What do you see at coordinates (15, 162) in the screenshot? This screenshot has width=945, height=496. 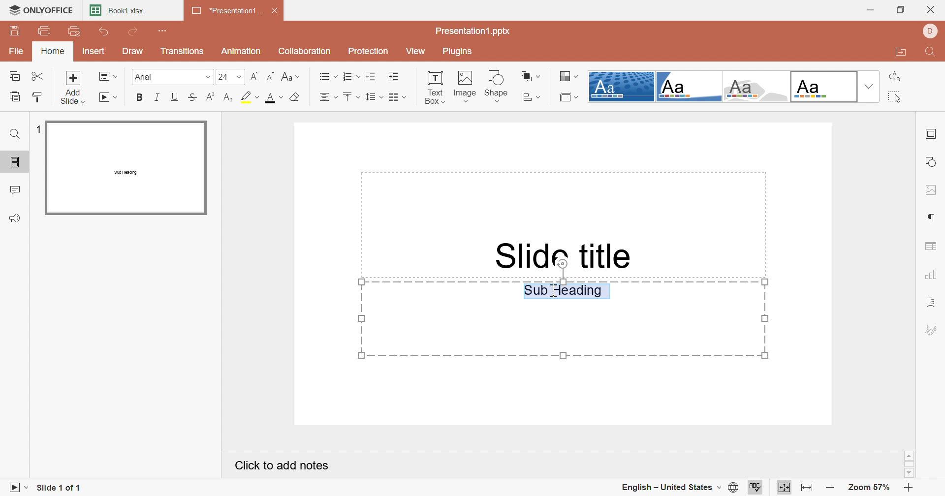 I see `Slides` at bounding box center [15, 162].